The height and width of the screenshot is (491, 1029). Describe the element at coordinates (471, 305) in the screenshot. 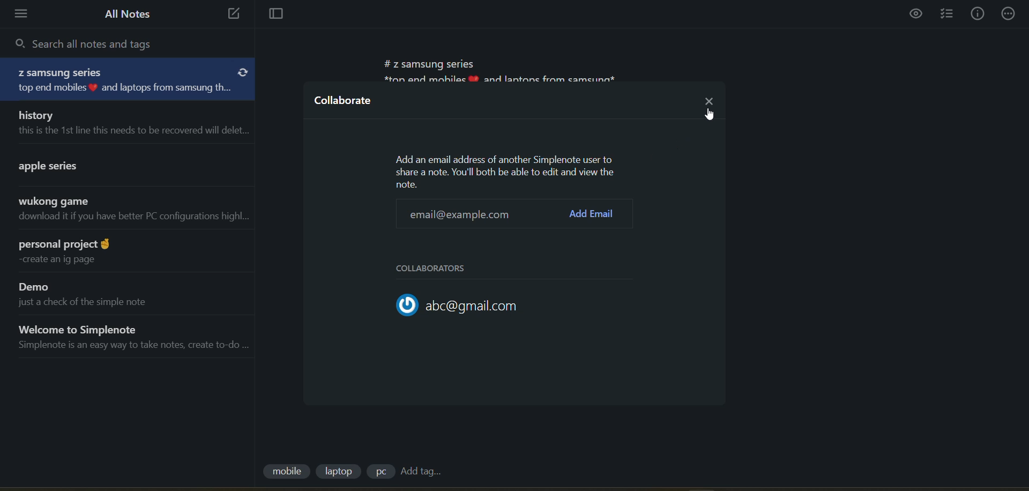

I see `collaborator` at that location.